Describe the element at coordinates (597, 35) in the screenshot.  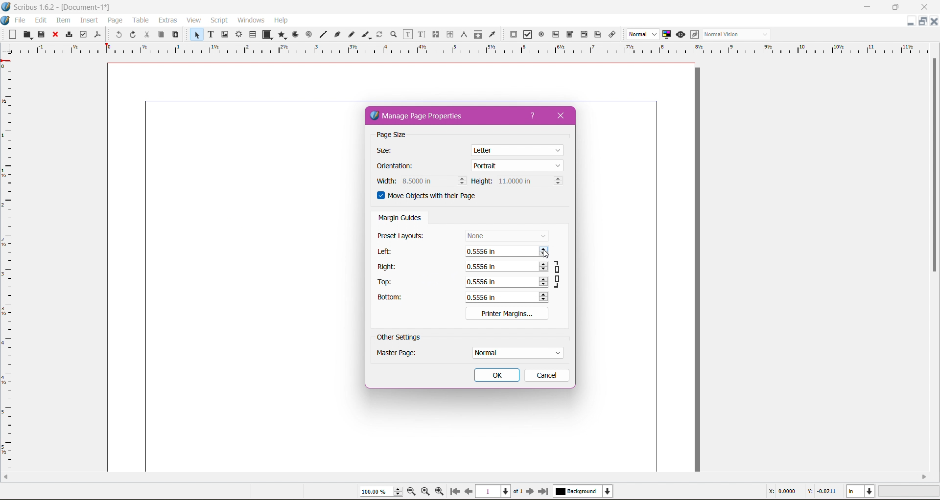
I see `Text Annotation` at that location.